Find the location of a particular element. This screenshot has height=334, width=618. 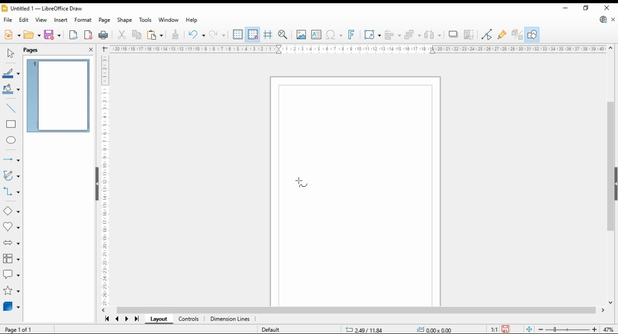

open textbox is located at coordinates (317, 35).